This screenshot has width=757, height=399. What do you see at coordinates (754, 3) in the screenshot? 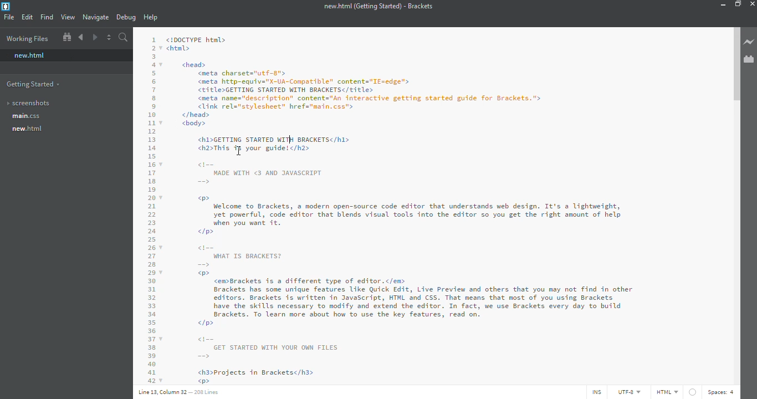
I see `close` at bounding box center [754, 3].